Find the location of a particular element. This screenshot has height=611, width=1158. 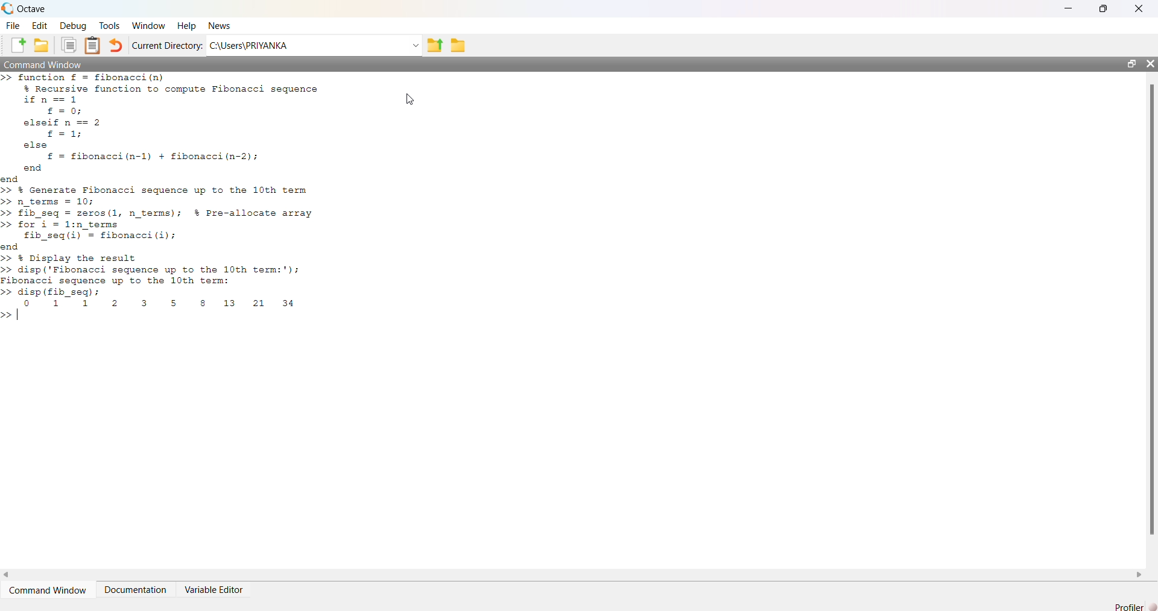

File is located at coordinates (14, 26).